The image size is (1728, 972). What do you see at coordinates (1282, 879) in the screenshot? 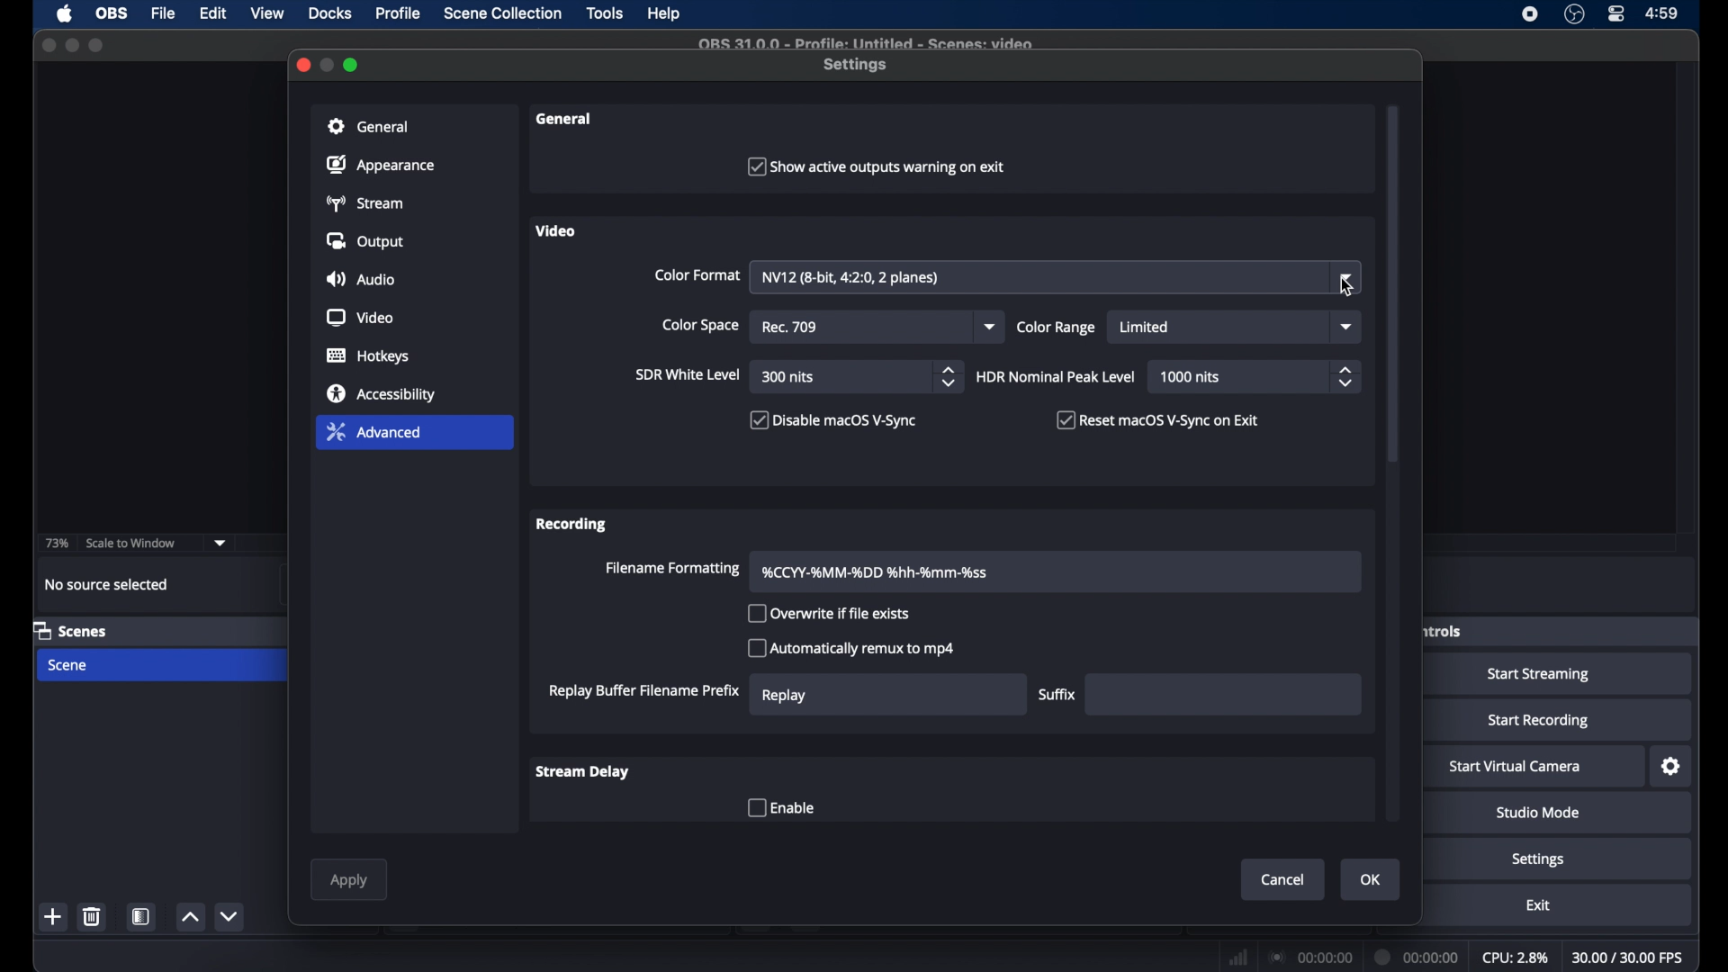
I see `Cancel` at bounding box center [1282, 879].